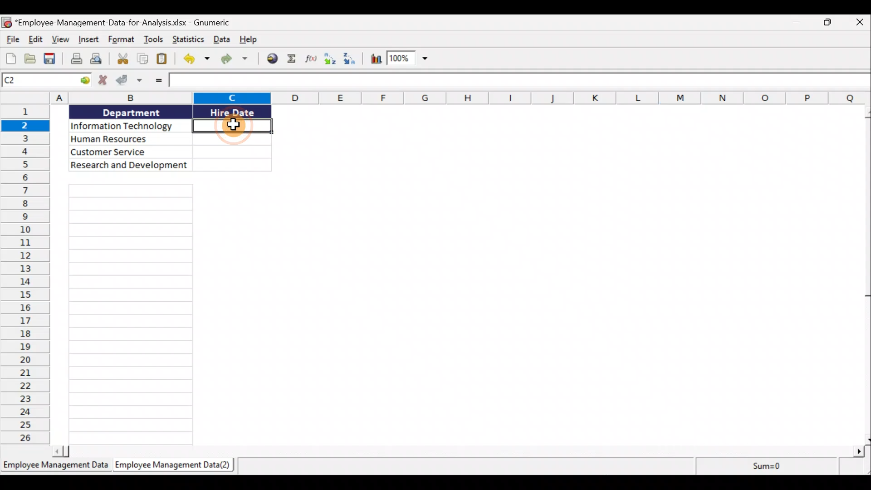 The height and width of the screenshot is (490, 871). What do you see at coordinates (456, 451) in the screenshot?
I see `Scroll bar` at bounding box center [456, 451].